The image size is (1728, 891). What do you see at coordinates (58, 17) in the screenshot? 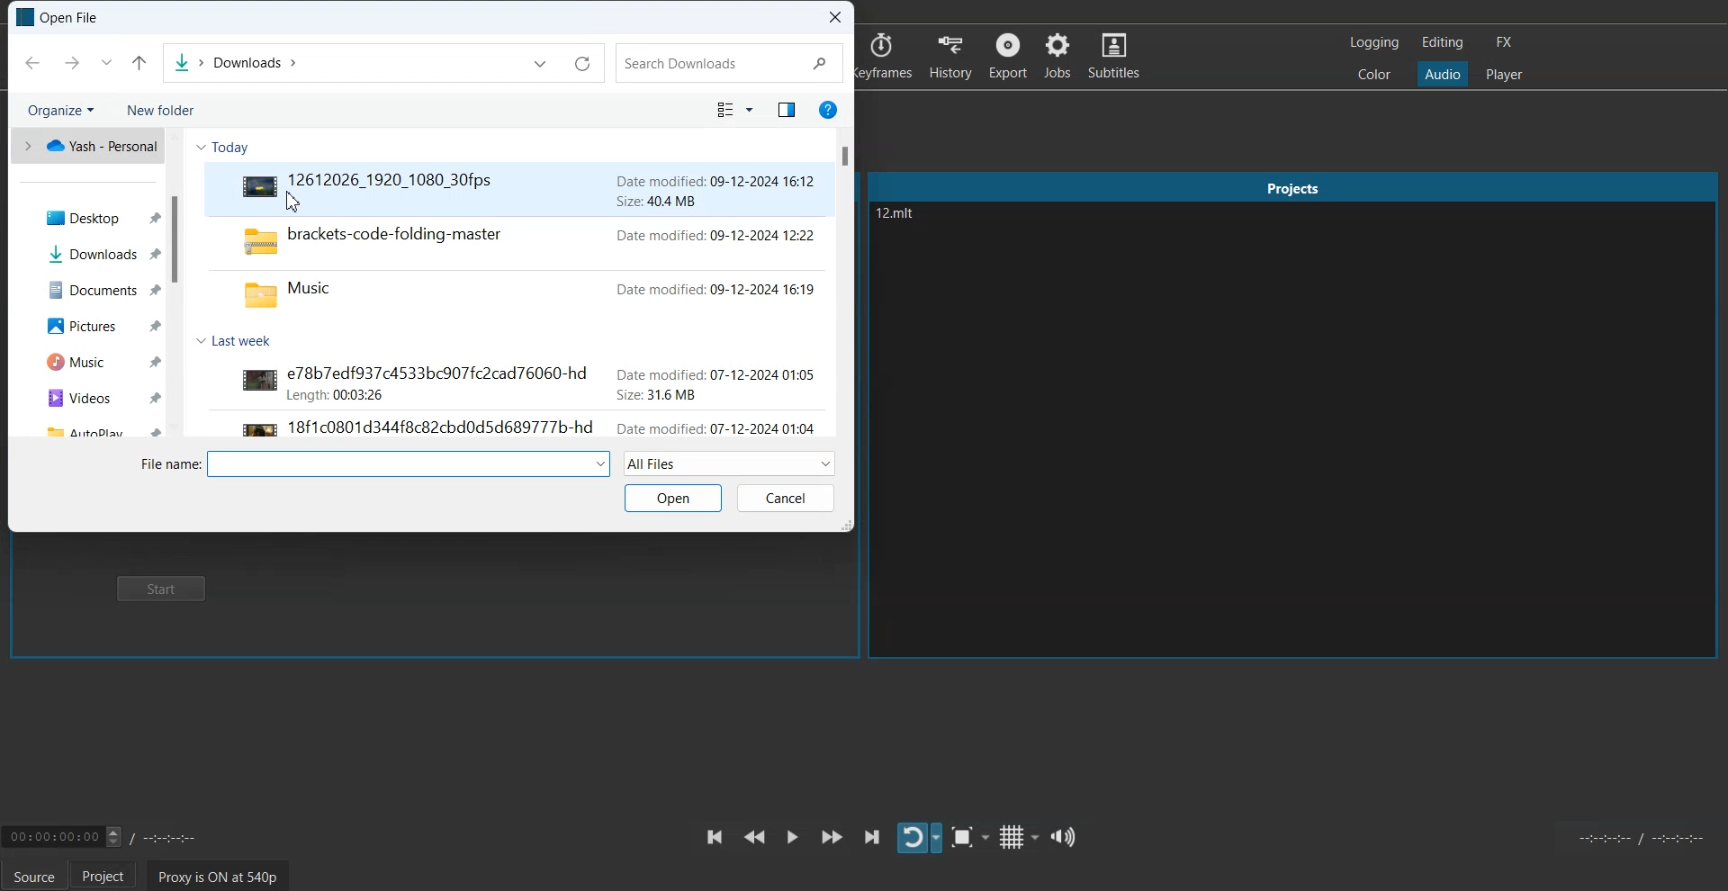
I see `Text 1` at bounding box center [58, 17].